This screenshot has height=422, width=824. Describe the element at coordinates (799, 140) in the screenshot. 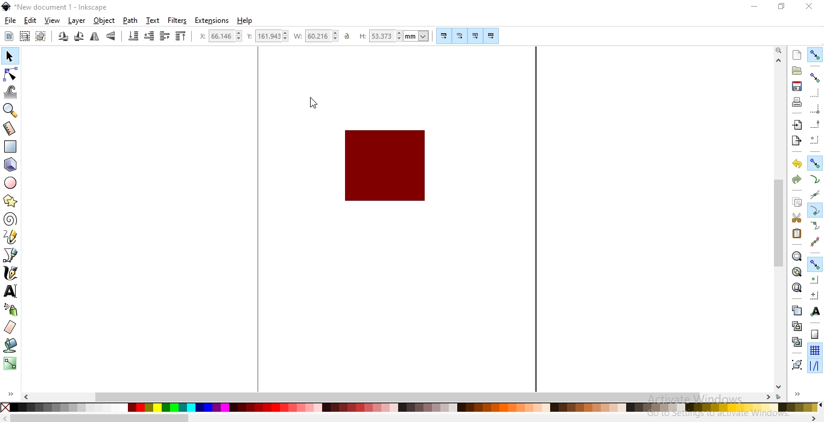

I see `export a document` at that location.